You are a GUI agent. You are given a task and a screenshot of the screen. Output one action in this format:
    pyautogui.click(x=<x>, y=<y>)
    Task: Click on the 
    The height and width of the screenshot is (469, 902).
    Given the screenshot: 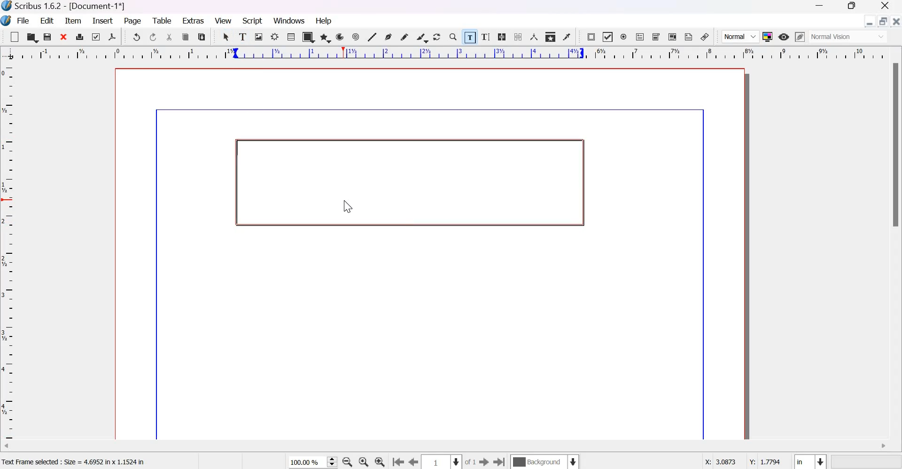 What is the action you would take?
    pyautogui.click(x=437, y=37)
    